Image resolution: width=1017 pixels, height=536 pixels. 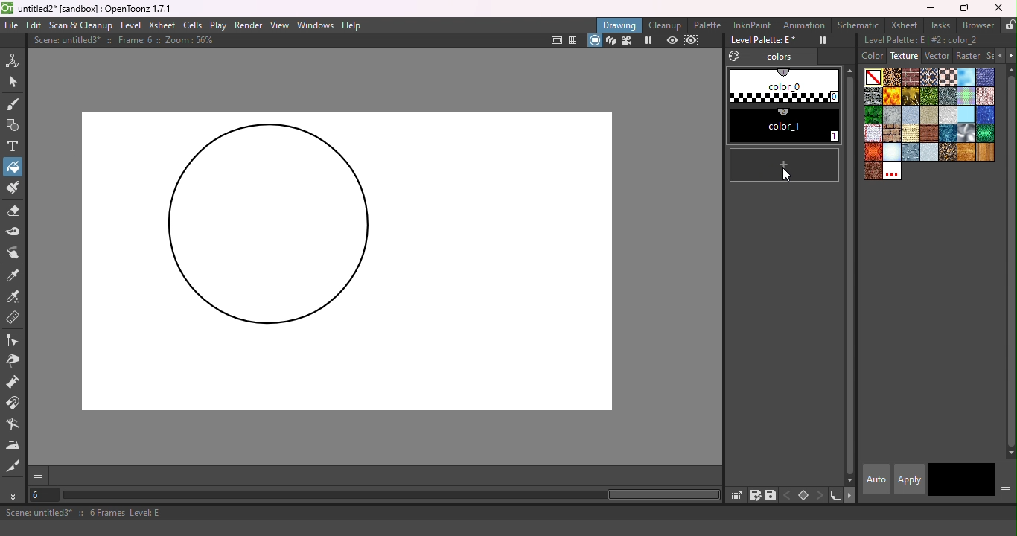 I want to click on paper 1.bmp, so click(x=912, y=115).